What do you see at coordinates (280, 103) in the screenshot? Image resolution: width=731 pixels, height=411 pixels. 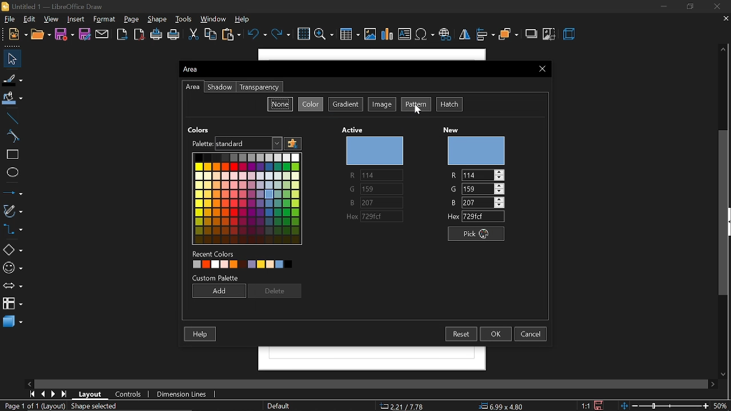 I see `none` at bounding box center [280, 103].